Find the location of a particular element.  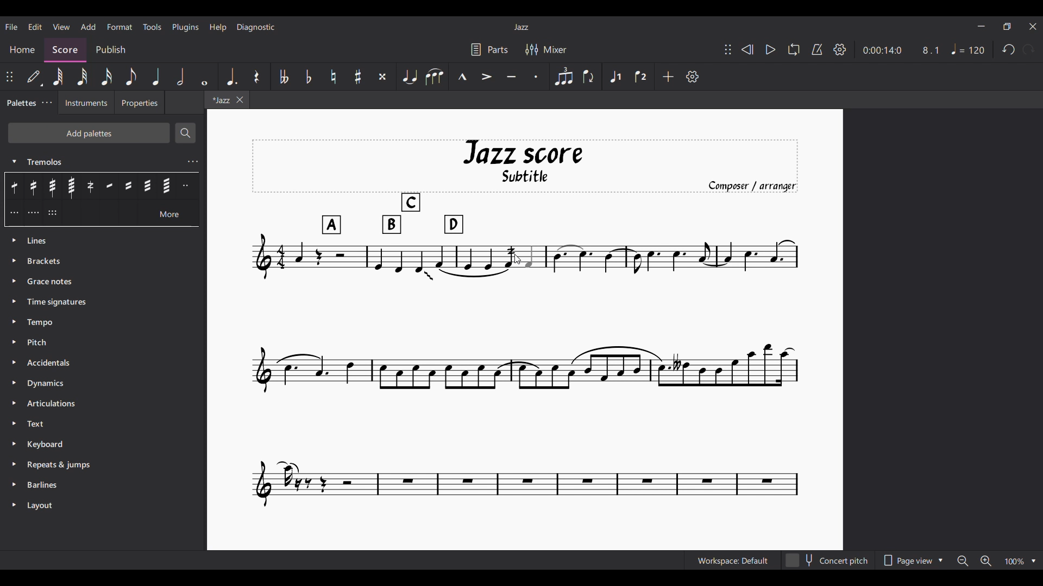

Zoom out is located at coordinates (963, 561).